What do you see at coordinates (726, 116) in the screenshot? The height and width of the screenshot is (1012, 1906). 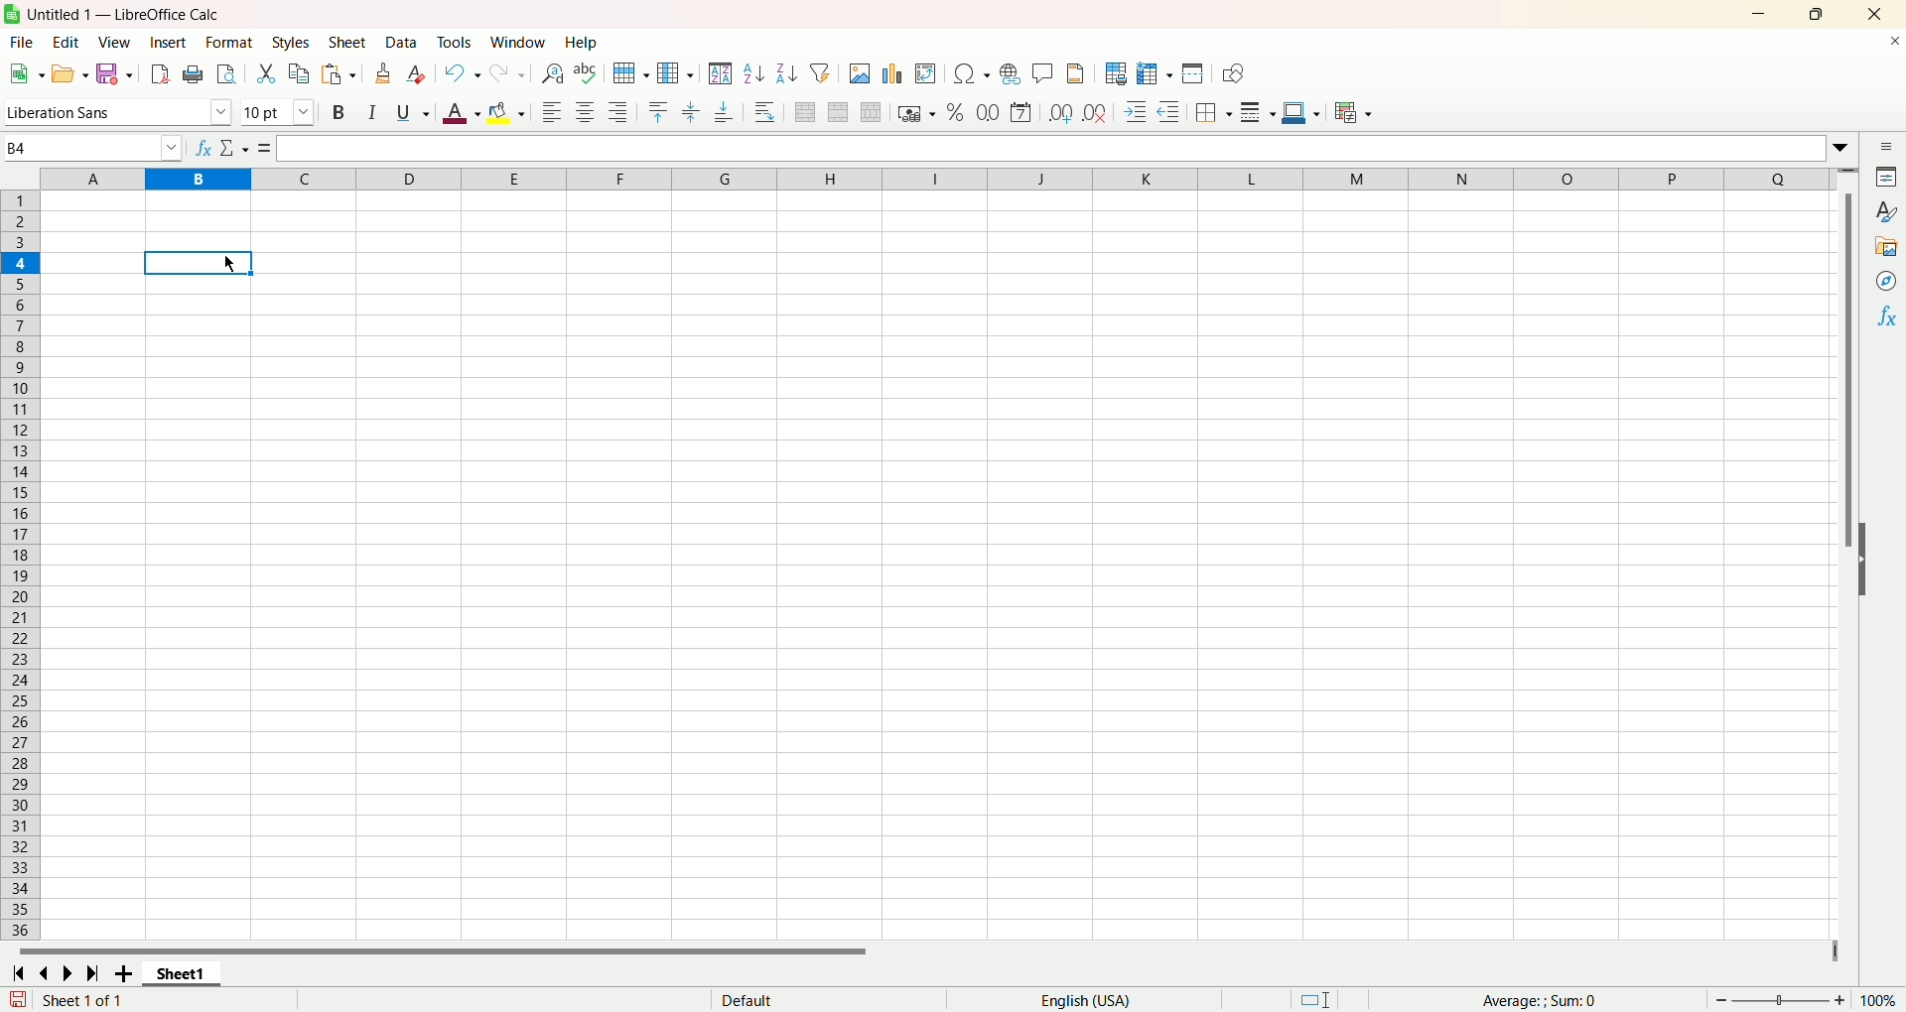 I see `align bottom` at bounding box center [726, 116].